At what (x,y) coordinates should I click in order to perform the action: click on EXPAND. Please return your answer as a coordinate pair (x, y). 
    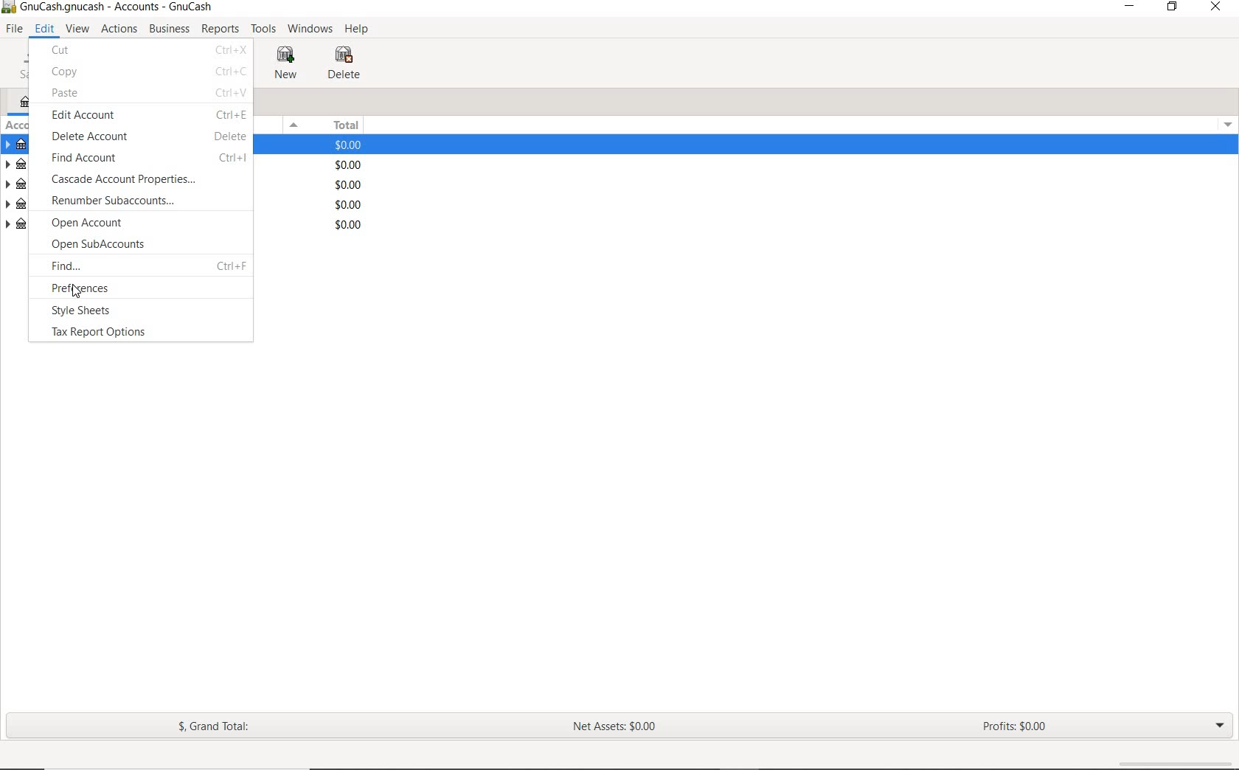
    Looking at the image, I should click on (1218, 724).